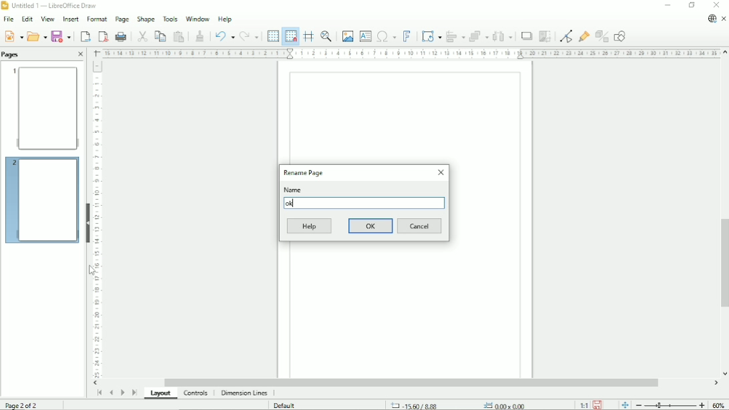  What do you see at coordinates (545, 36) in the screenshot?
I see `Crop image` at bounding box center [545, 36].